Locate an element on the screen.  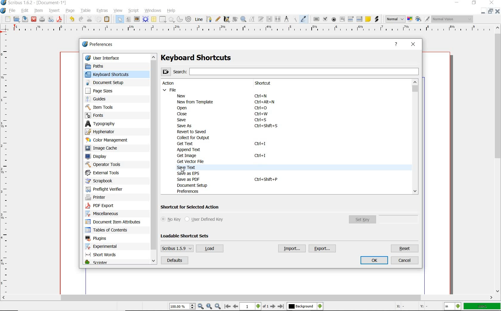
Ctrl + W is located at coordinates (261, 114).